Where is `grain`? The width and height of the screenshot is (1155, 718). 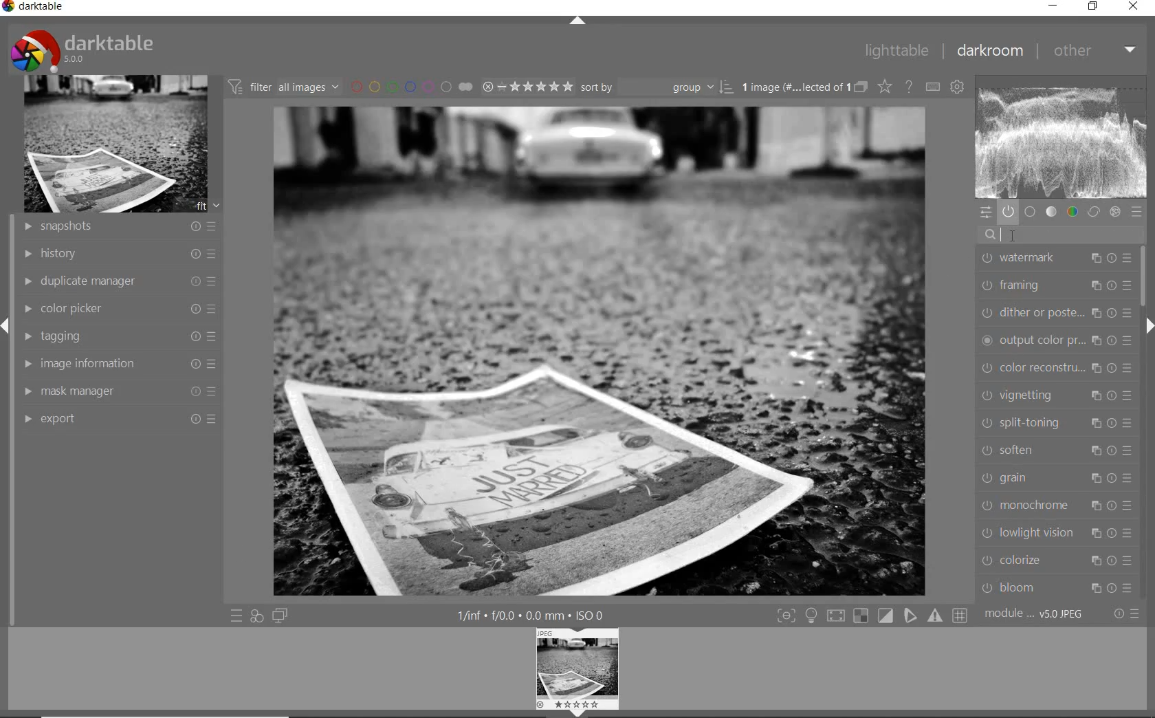 grain is located at coordinates (1055, 479).